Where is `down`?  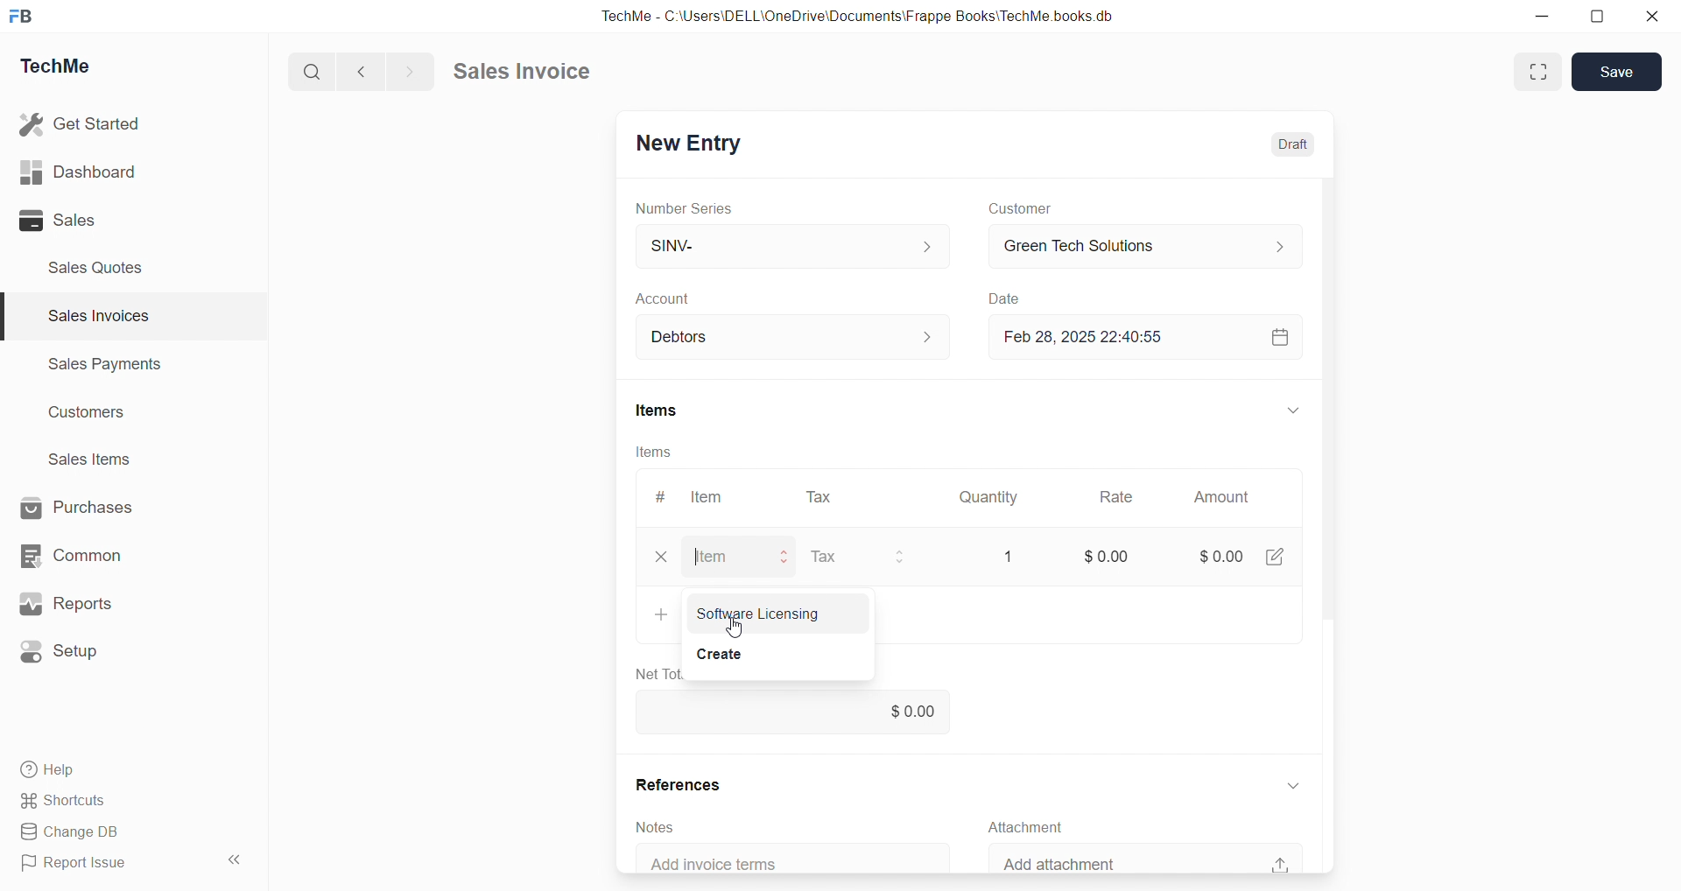 down is located at coordinates (1294, 410).